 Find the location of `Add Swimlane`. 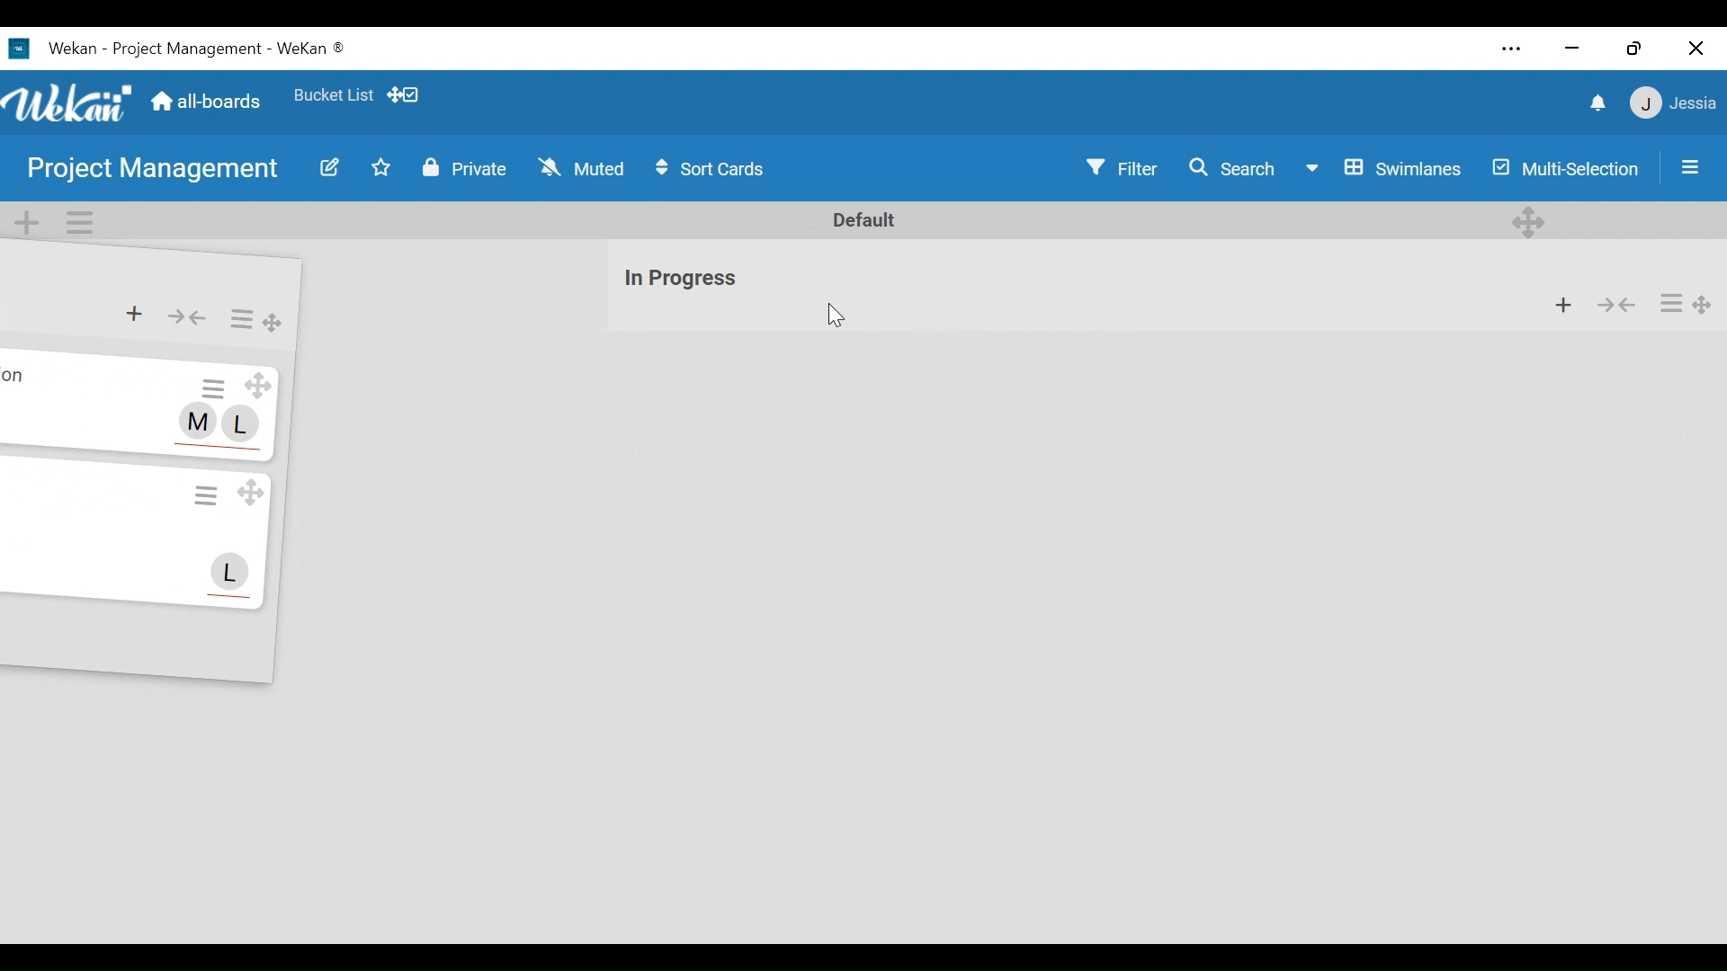

Add Swimlane is located at coordinates (25, 222).